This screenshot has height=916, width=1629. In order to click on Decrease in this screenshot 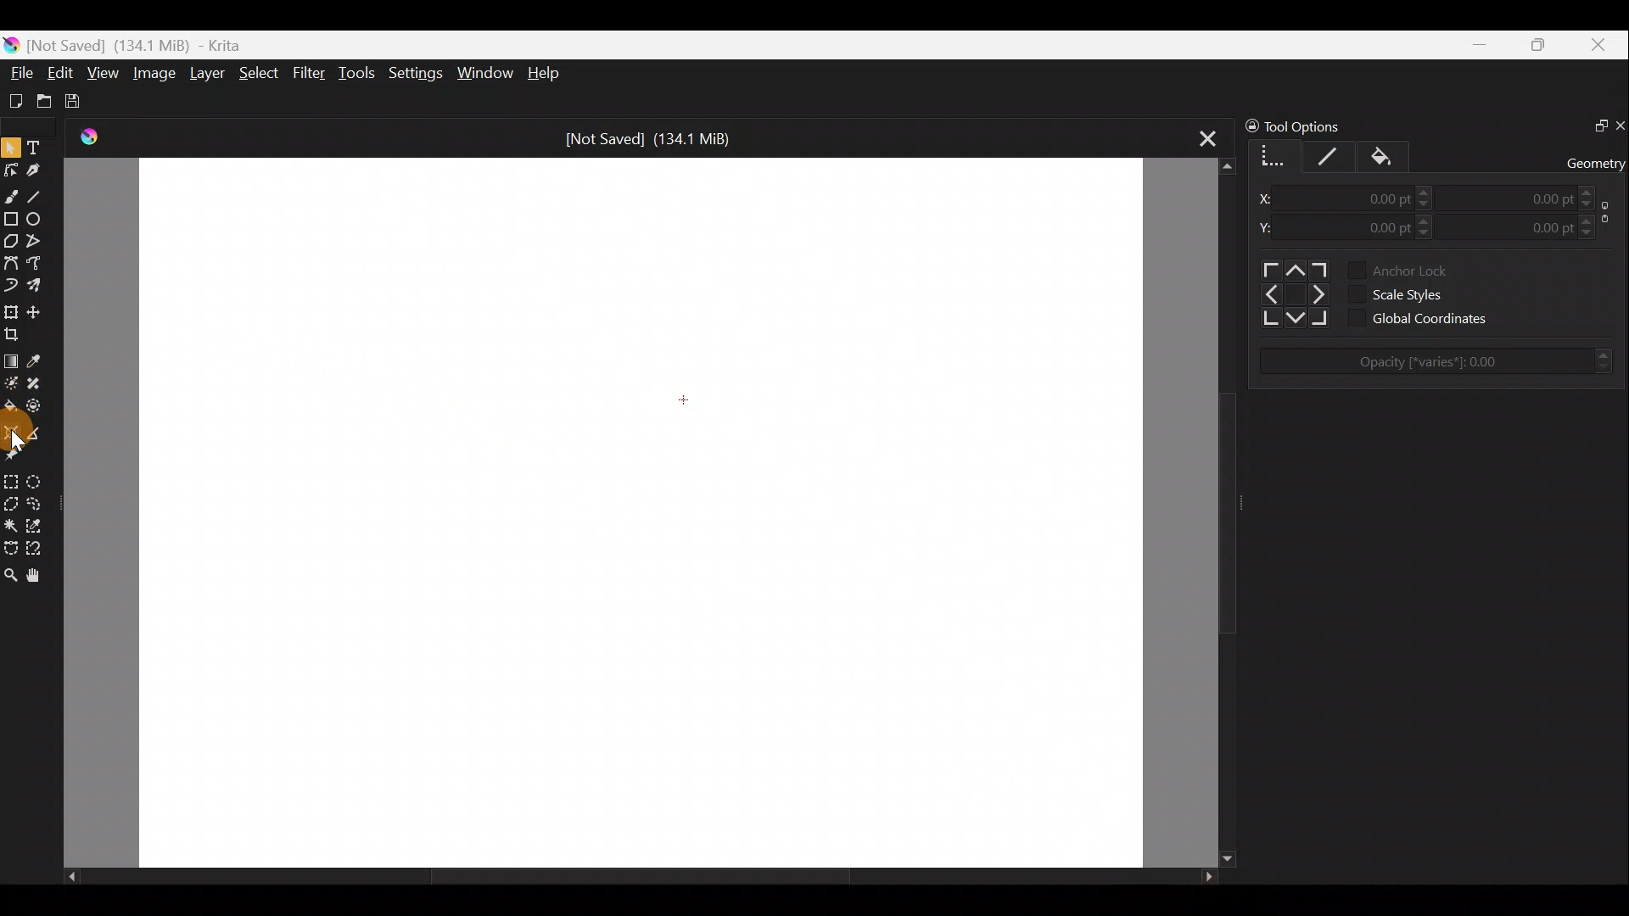, I will do `click(1426, 234)`.